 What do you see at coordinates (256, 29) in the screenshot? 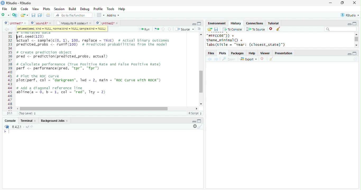
I see `To source` at bounding box center [256, 29].